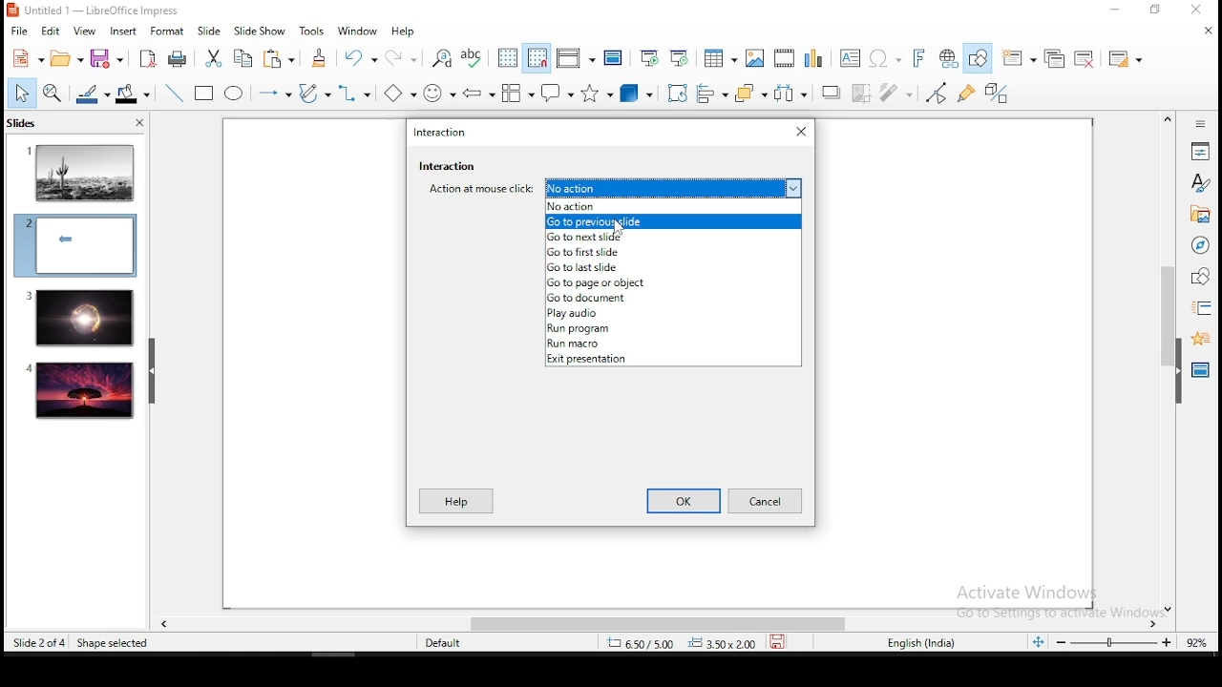  I want to click on lines and arrows, so click(274, 94).